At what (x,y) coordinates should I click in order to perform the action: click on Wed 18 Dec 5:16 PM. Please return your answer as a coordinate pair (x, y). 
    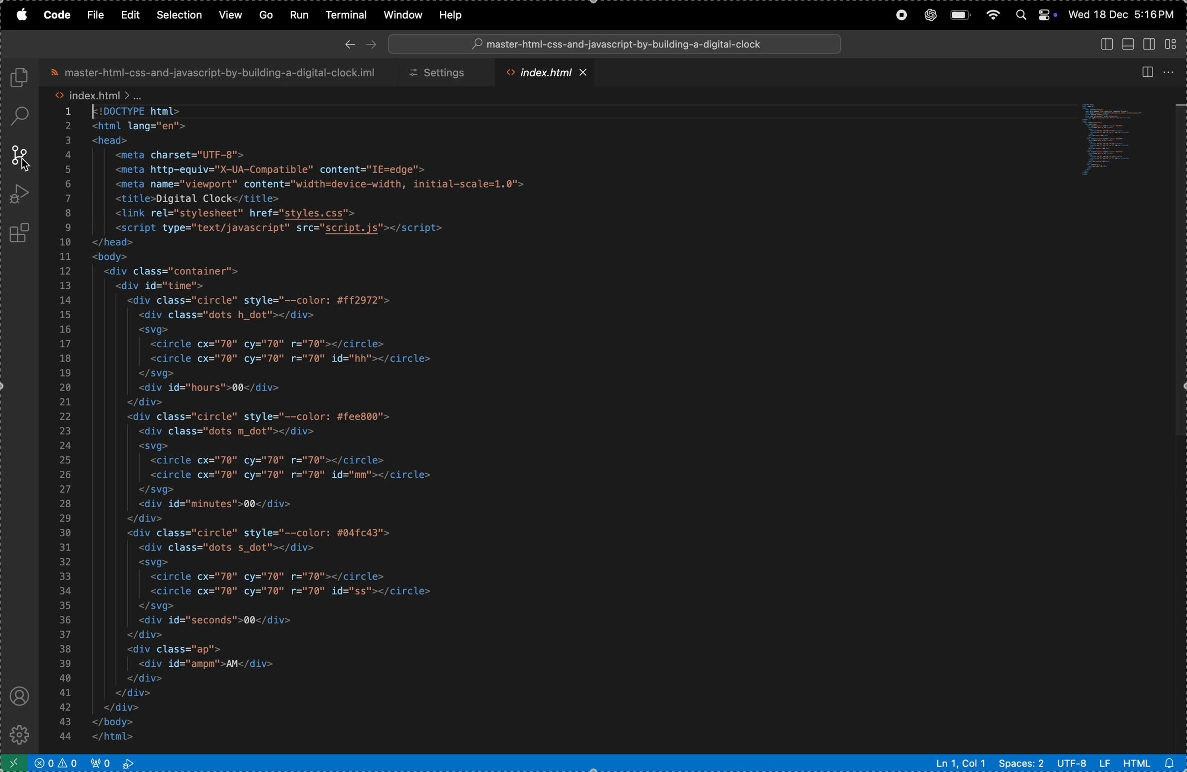
    Looking at the image, I should click on (1120, 13).